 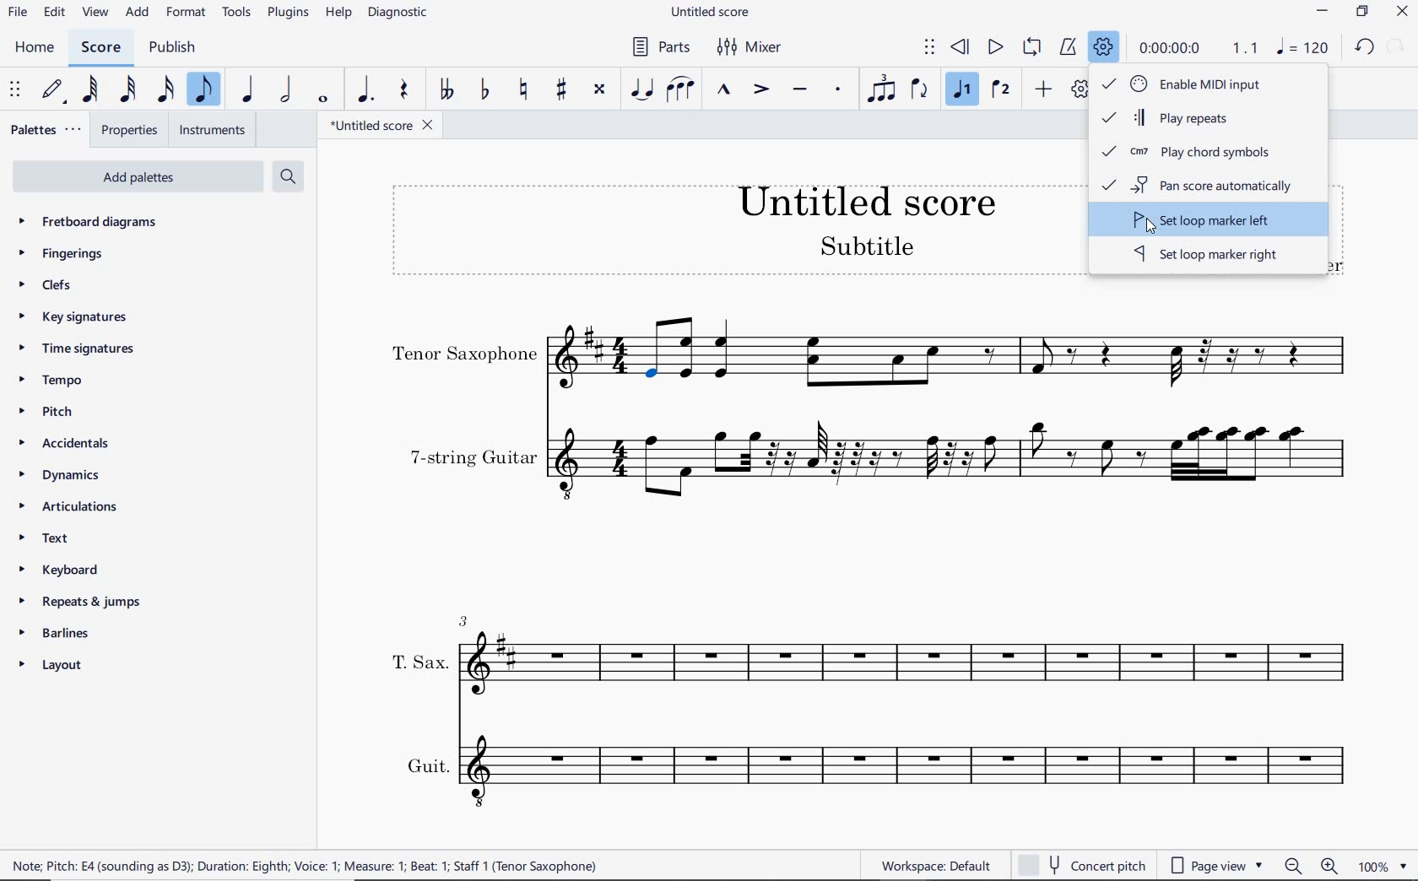 What do you see at coordinates (99, 48) in the screenshot?
I see `SCORE` at bounding box center [99, 48].